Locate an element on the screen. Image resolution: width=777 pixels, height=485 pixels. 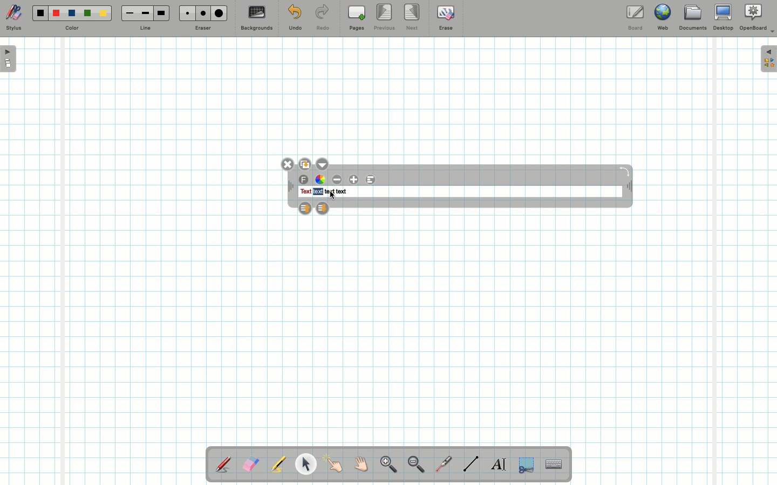
Pages is located at coordinates (357, 19).